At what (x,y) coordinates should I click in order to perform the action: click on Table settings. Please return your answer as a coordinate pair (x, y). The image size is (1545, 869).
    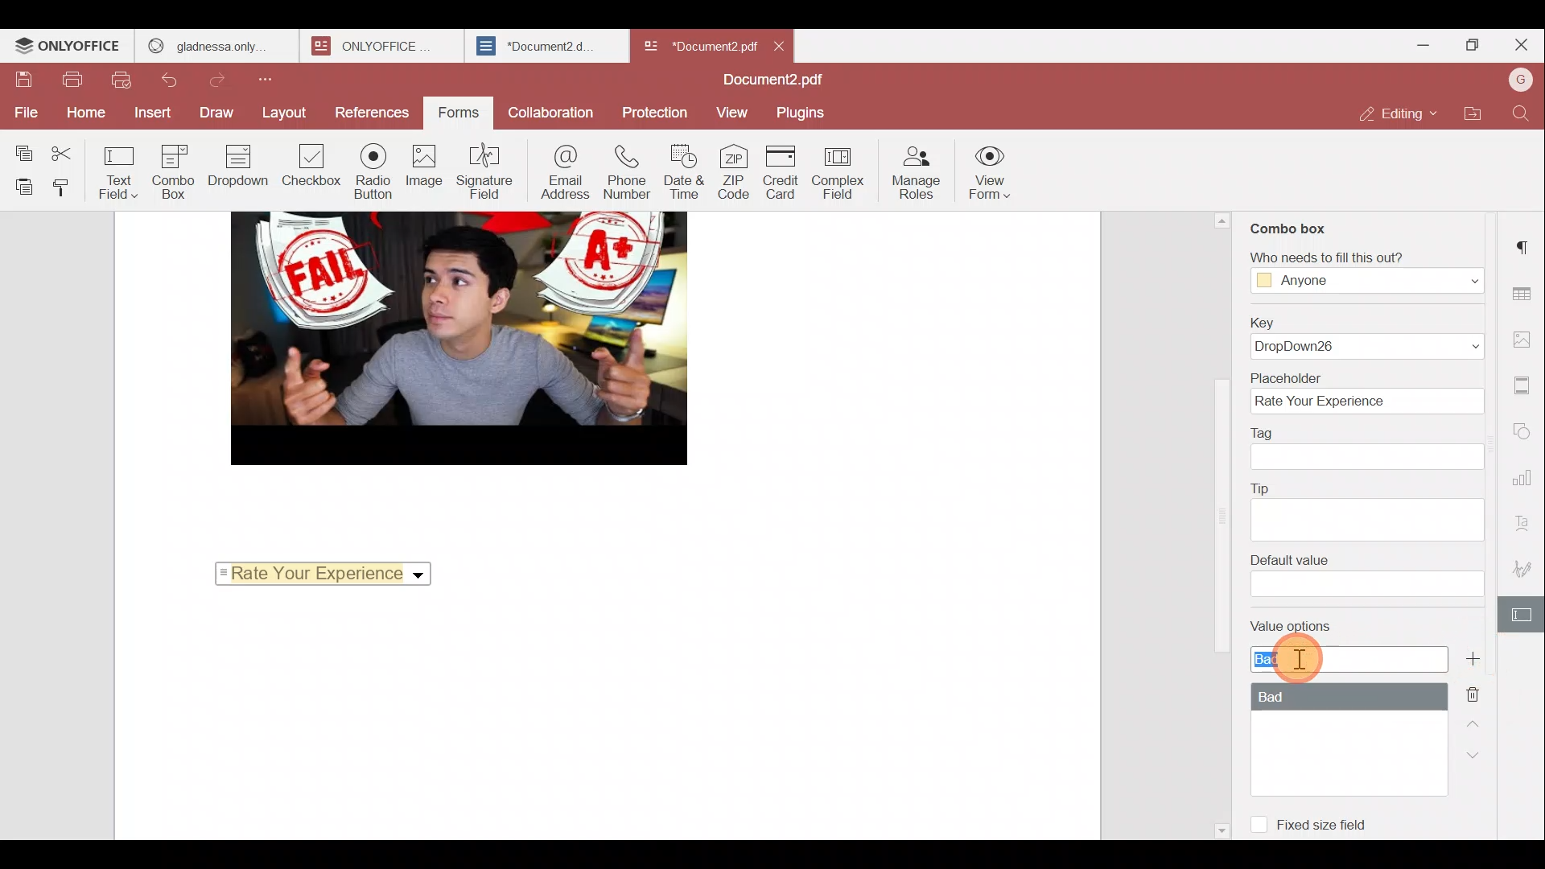
    Looking at the image, I should click on (1527, 294).